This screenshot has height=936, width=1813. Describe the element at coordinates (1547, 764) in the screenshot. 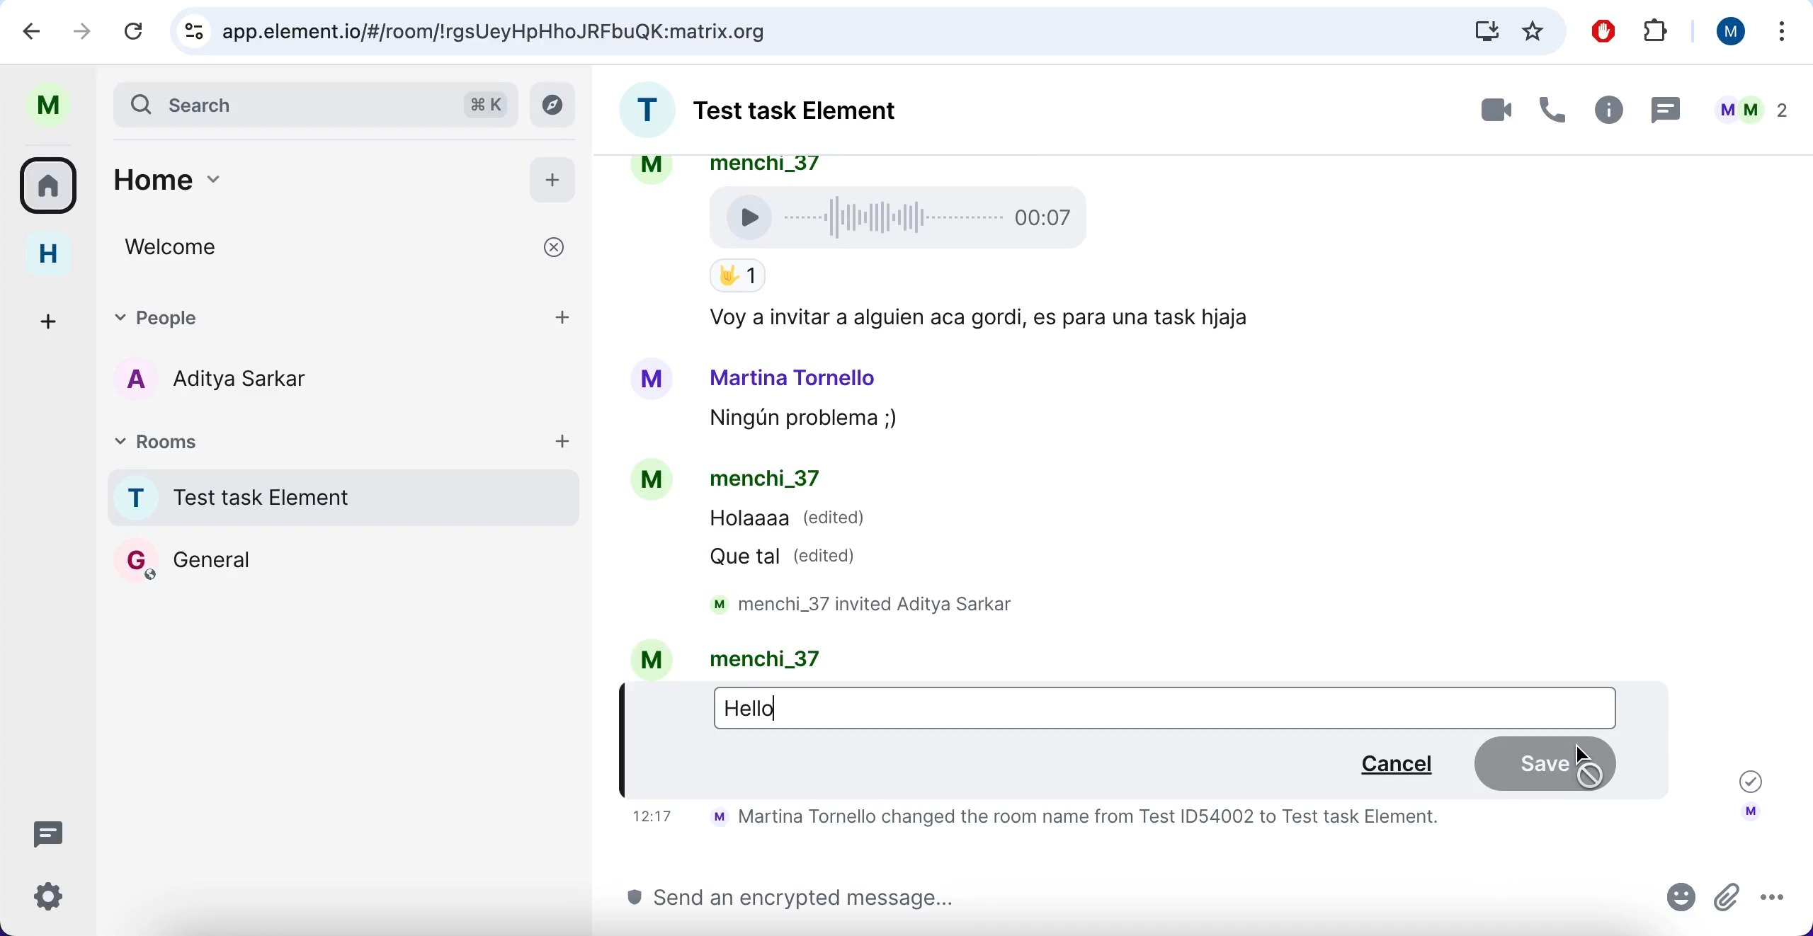

I see `save` at that location.